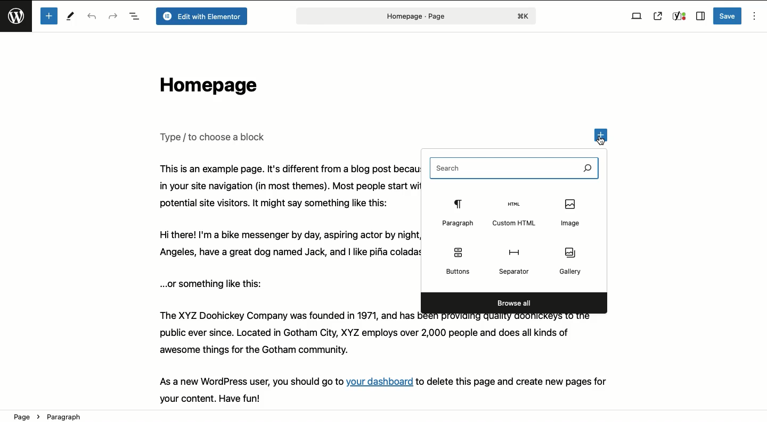 This screenshot has width=767, height=422. What do you see at coordinates (679, 16) in the screenshot?
I see `Yoast` at bounding box center [679, 16].